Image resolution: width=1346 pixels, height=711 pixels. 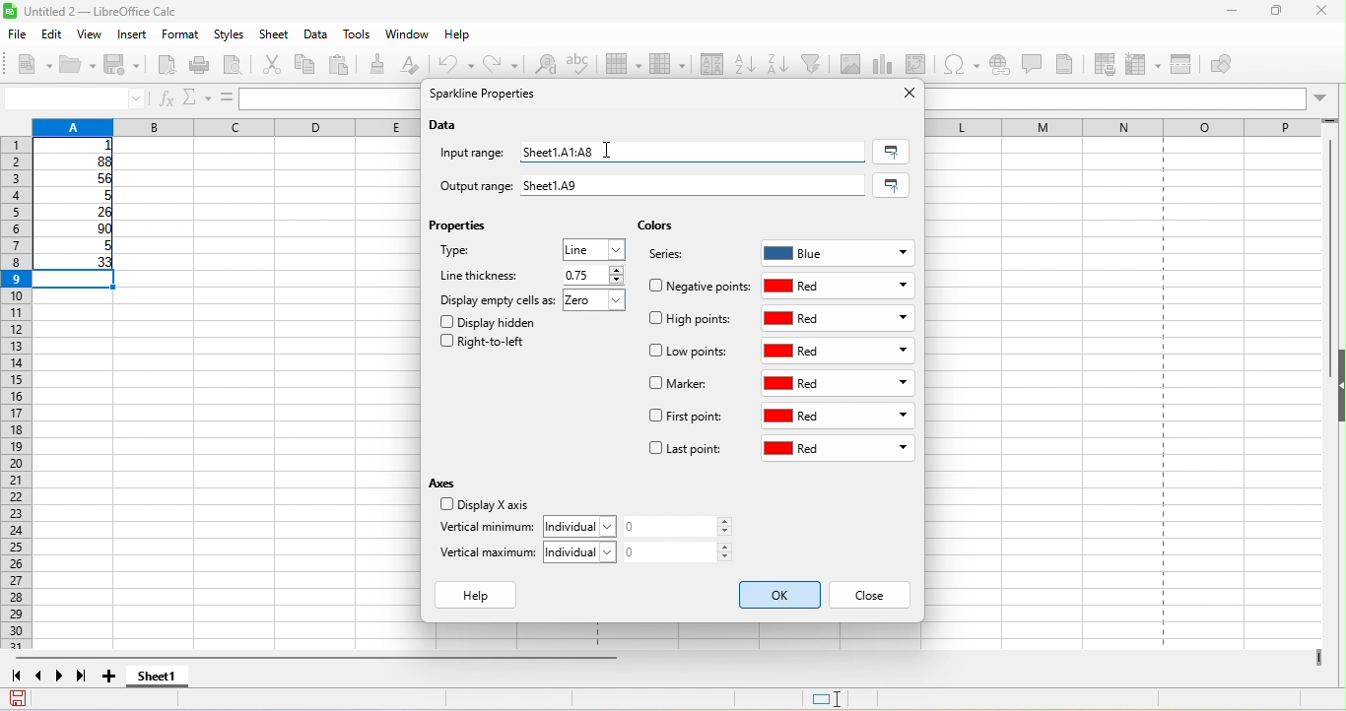 I want to click on red, so click(x=841, y=286).